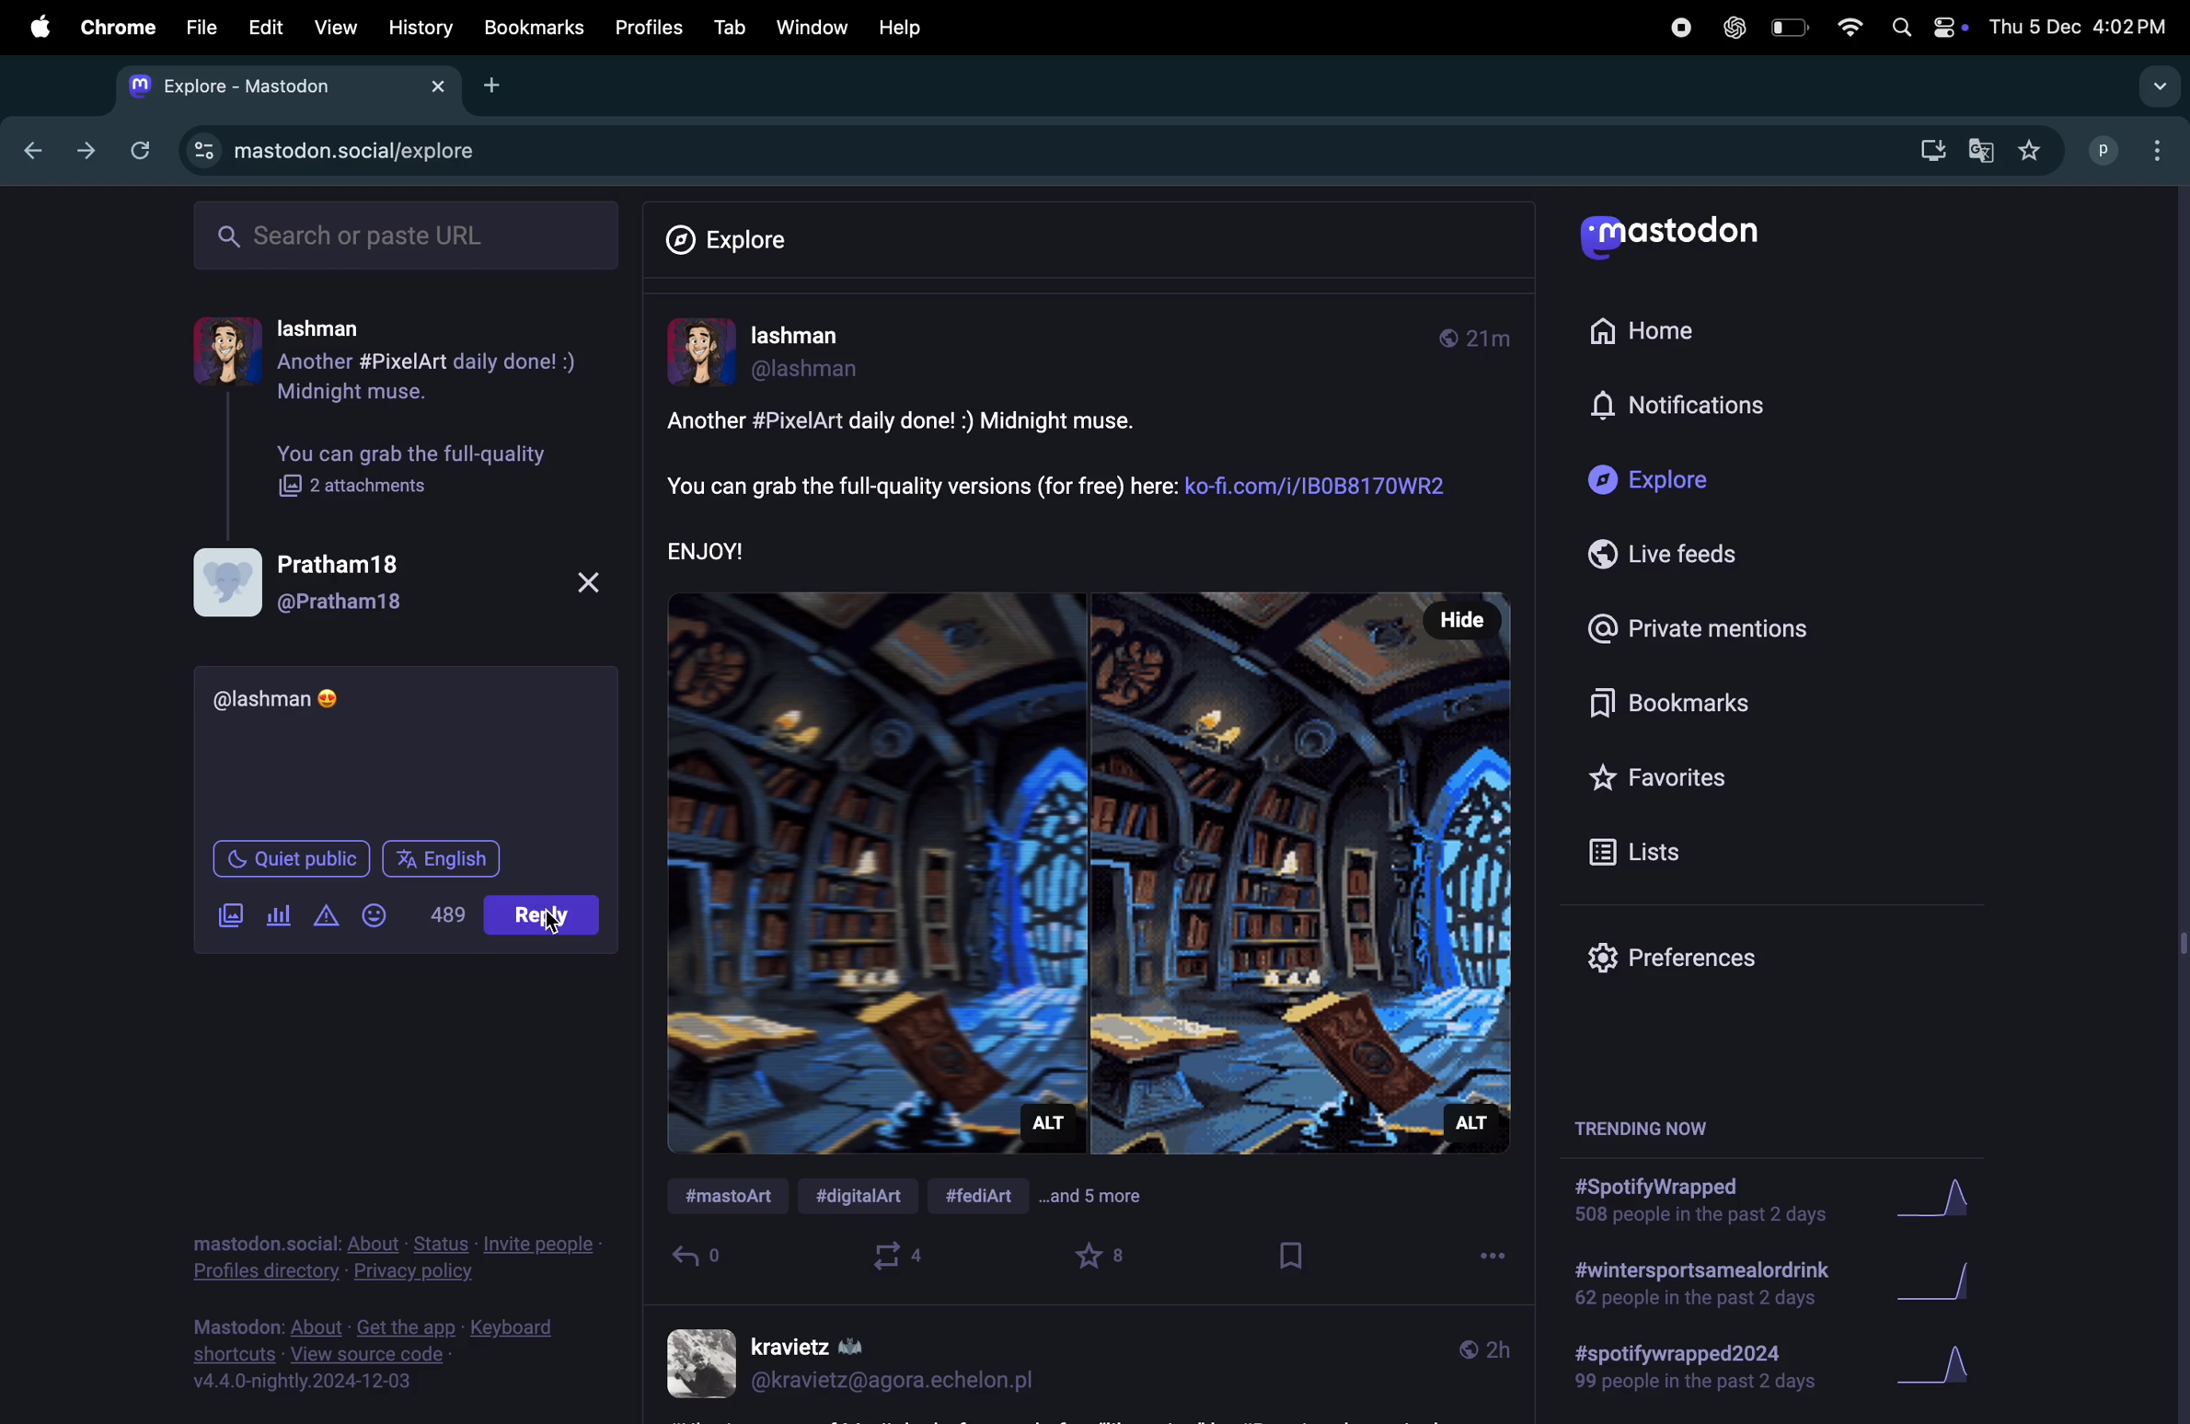 The height and width of the screenshot is (1424, 2190). I want to click on History, so click(418, 29).